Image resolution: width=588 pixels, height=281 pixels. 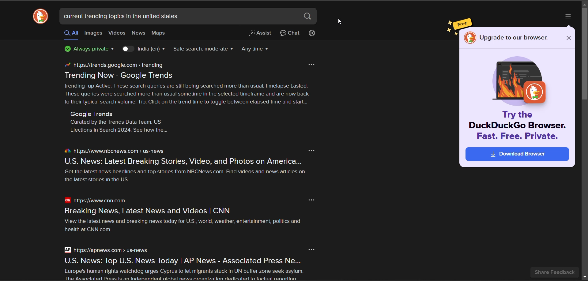 What do you see at coordinates (339, 22) in the screenshot?
I see `cursor` at bounding box center [339, 22].